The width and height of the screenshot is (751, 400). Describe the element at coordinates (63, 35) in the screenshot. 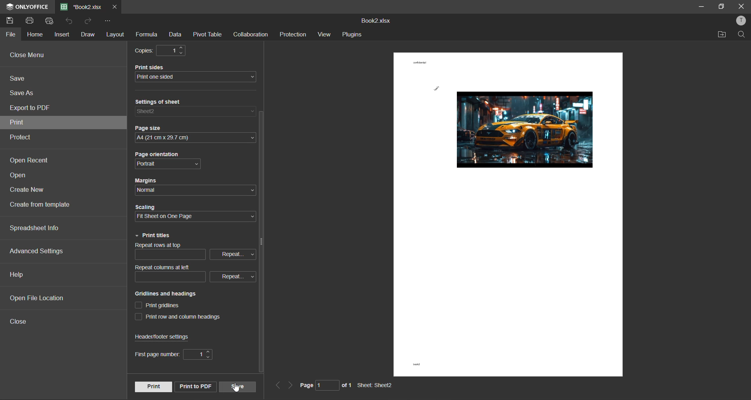

I see `insert` at that location.